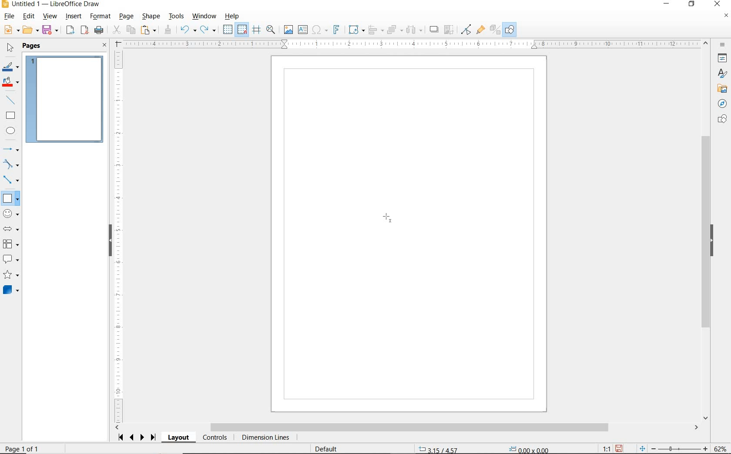 The height and width of the screenshot is (454, 731). I want to click on SHOW DRAW FUNCTIONS, so click(510, 30).